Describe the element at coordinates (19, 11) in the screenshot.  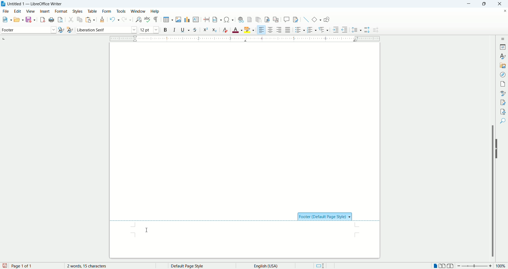
I see `edit` at that location.